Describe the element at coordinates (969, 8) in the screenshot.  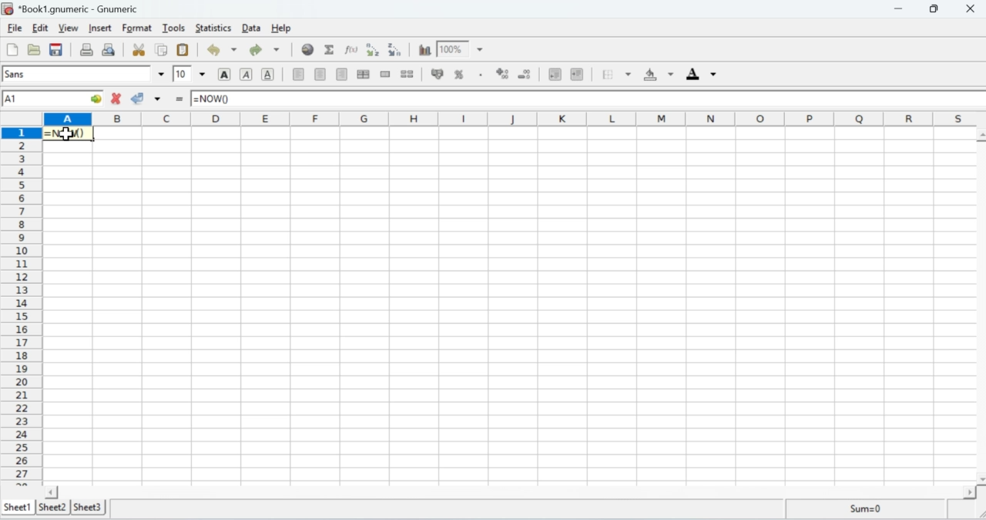
I see `Close` at that location.